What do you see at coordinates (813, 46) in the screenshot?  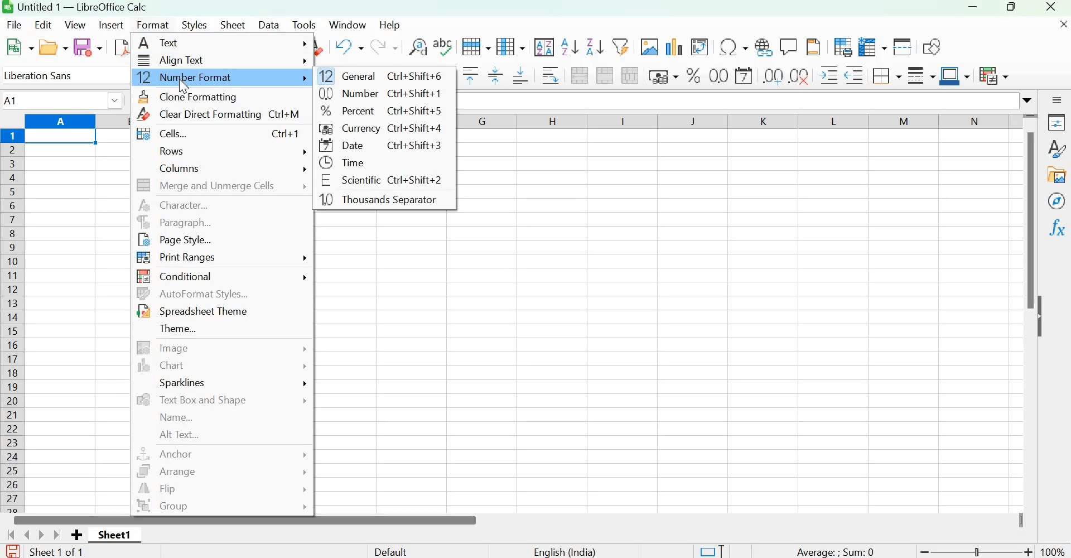 I see `Headers and Footers` at bounding box center [813, 46].